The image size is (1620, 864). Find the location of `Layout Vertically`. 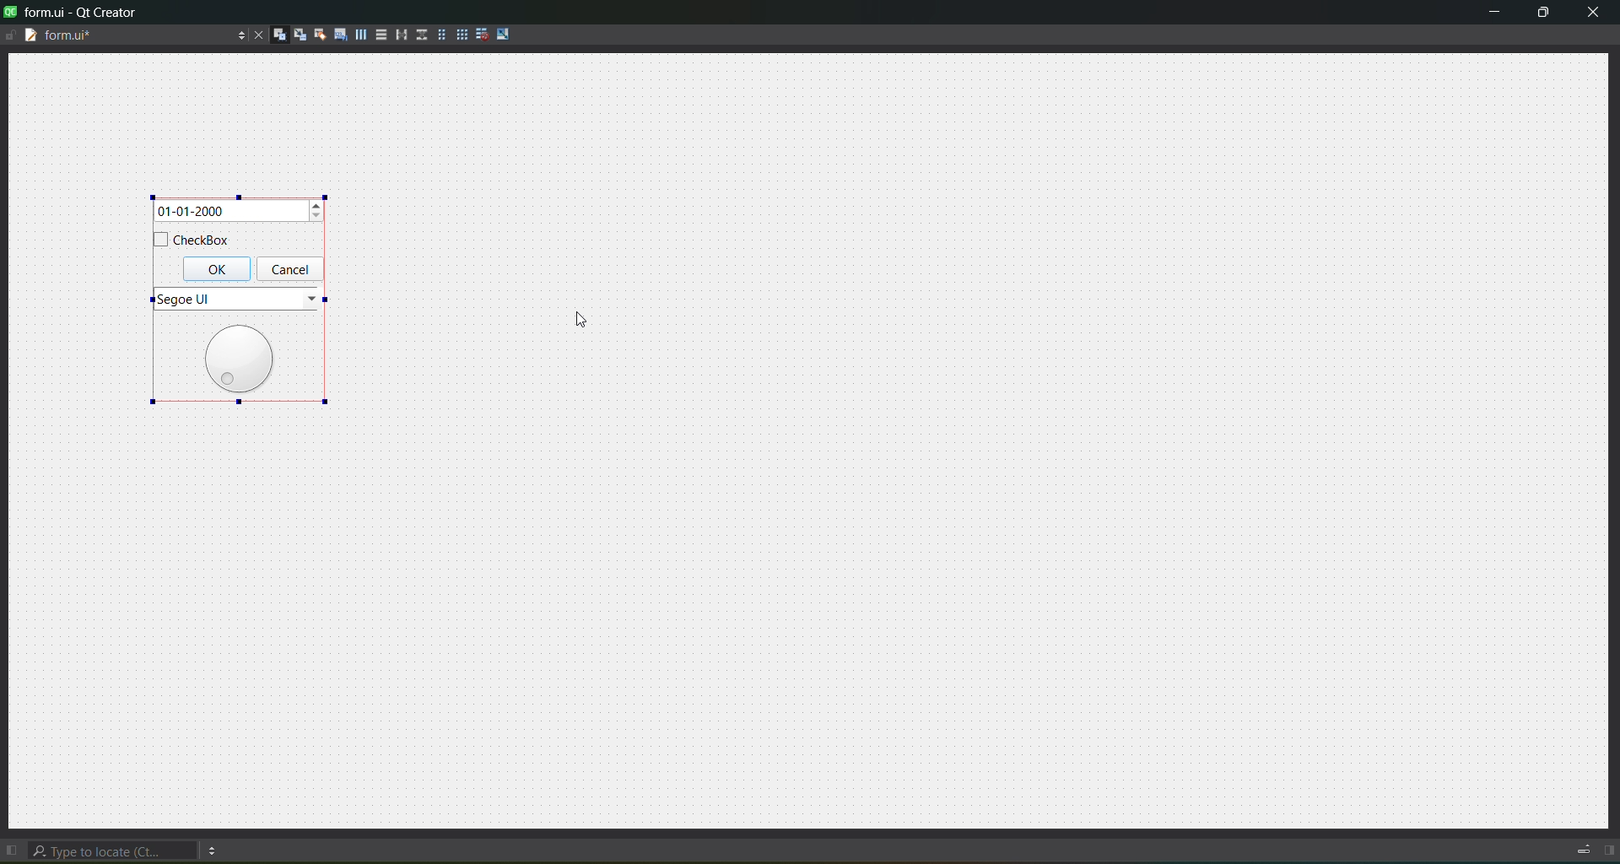

Layout Vertically is located at coordinates (380, 33).